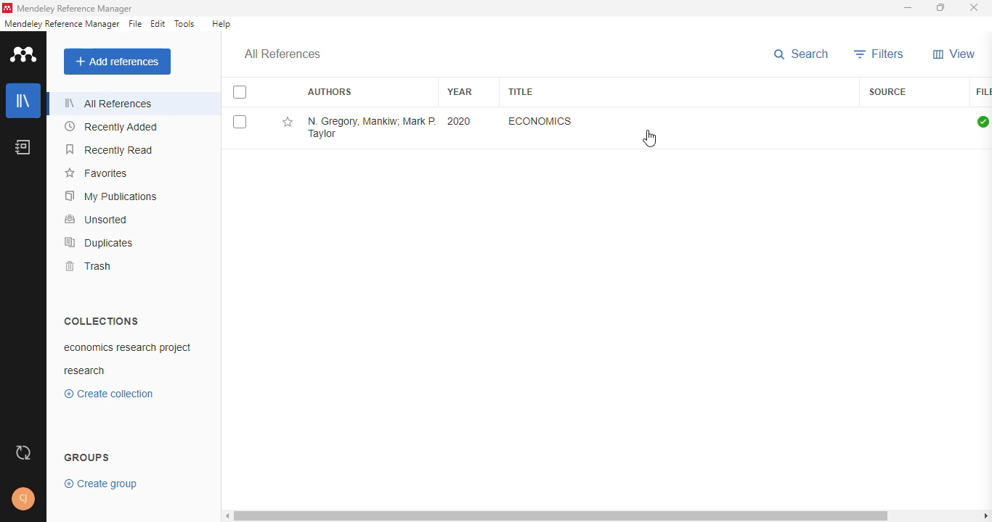 This screenshot has height=522, width=992. What do you see at coordinates (127, 348) in the screenshot?
I see `economics research project` at bounding box center [127, 348].